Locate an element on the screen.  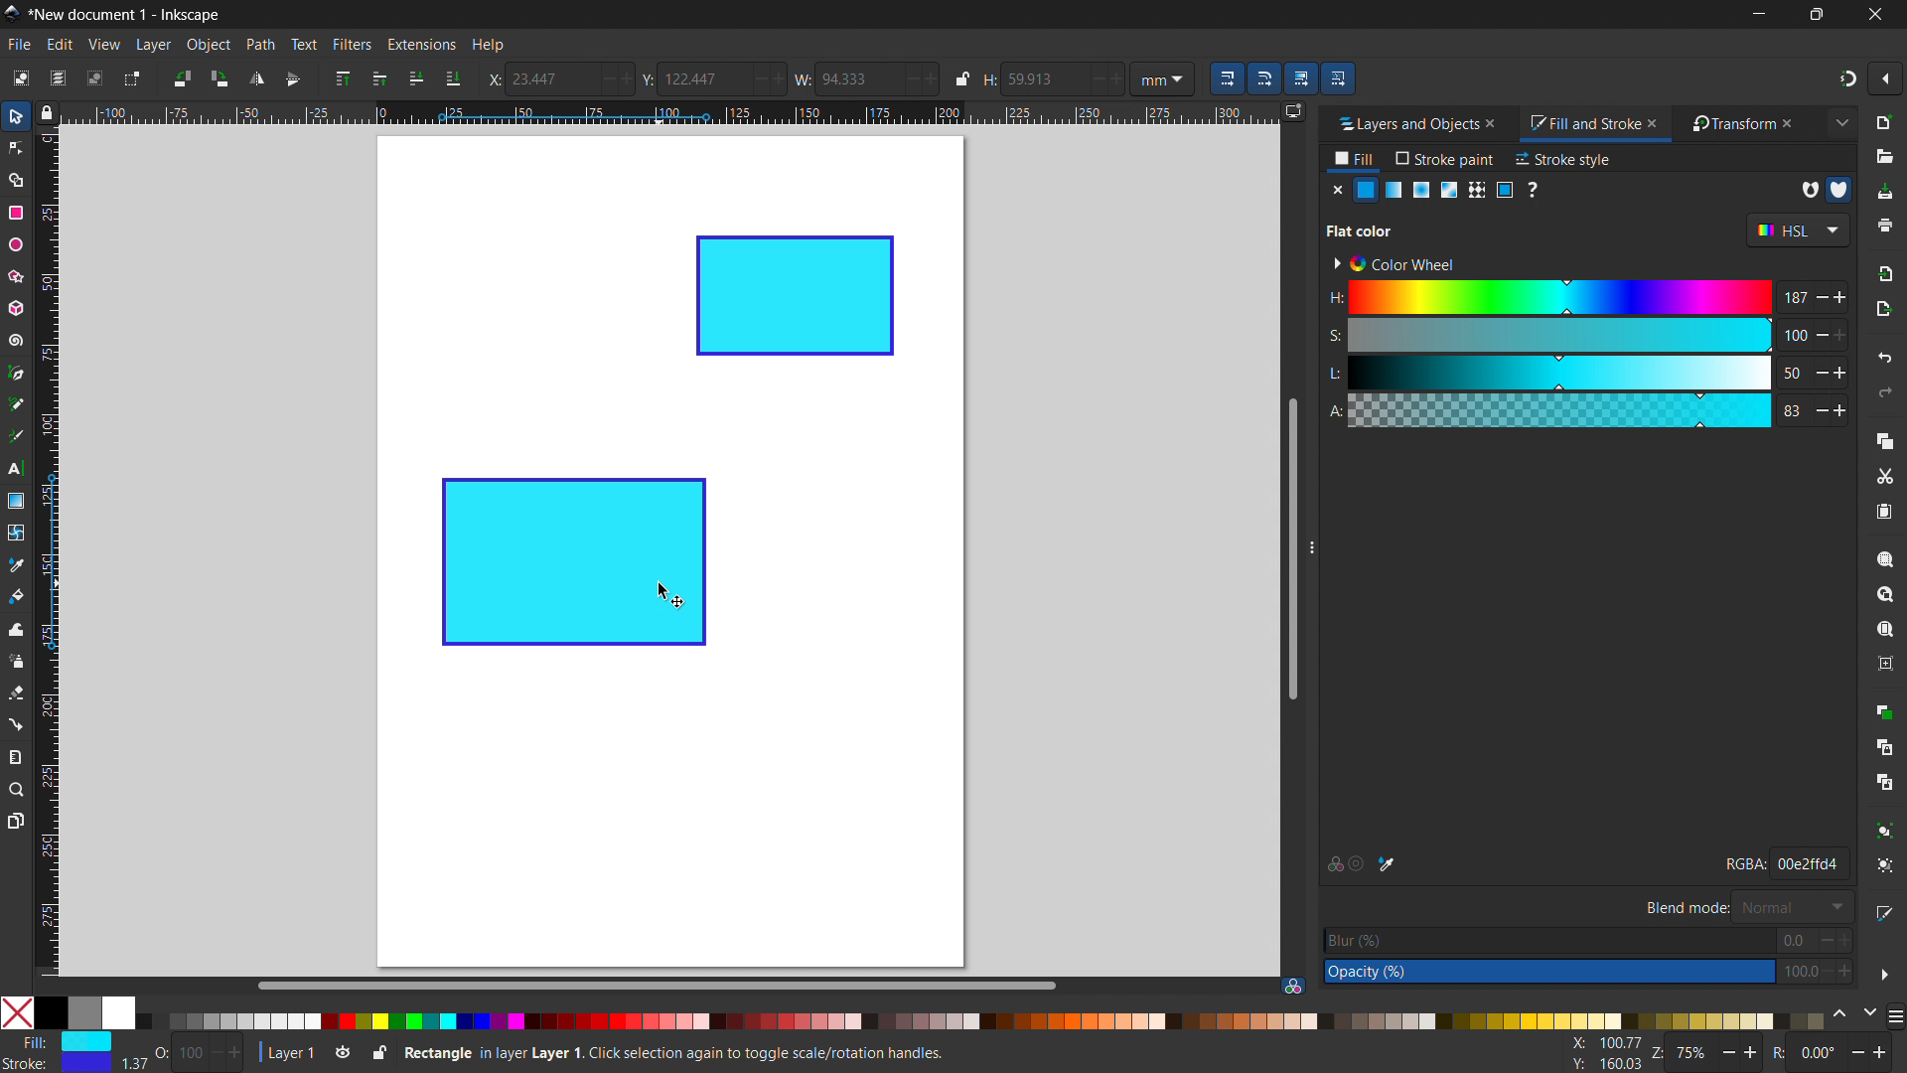
R: 0.00 is located at coordinates (1835, 1054).